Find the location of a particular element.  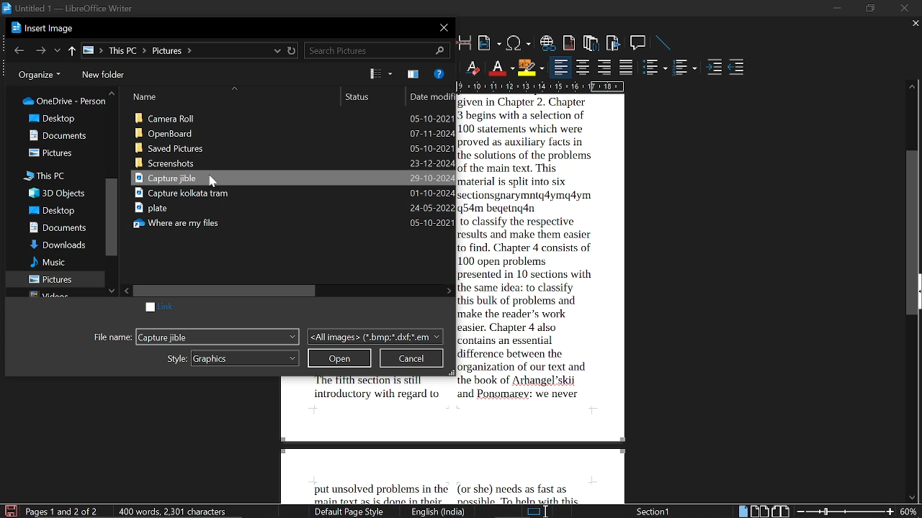

Untitled 1 - LibreOffice Writer is located at coordinates (70, 8).